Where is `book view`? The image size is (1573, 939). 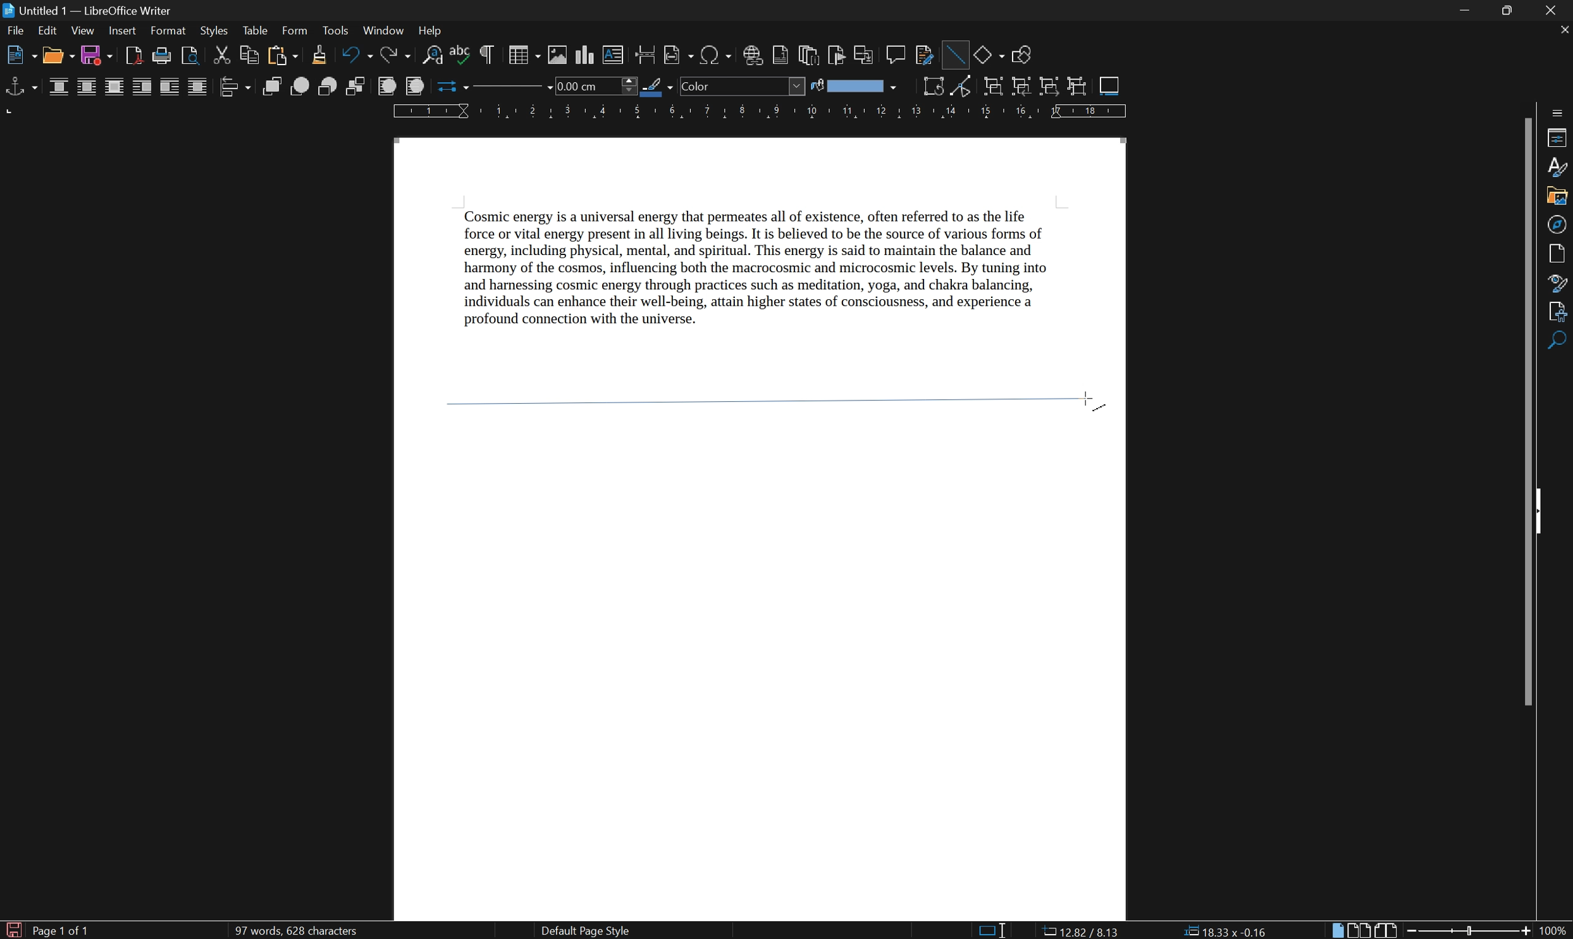 book view is located at coordinates (1386, 930).